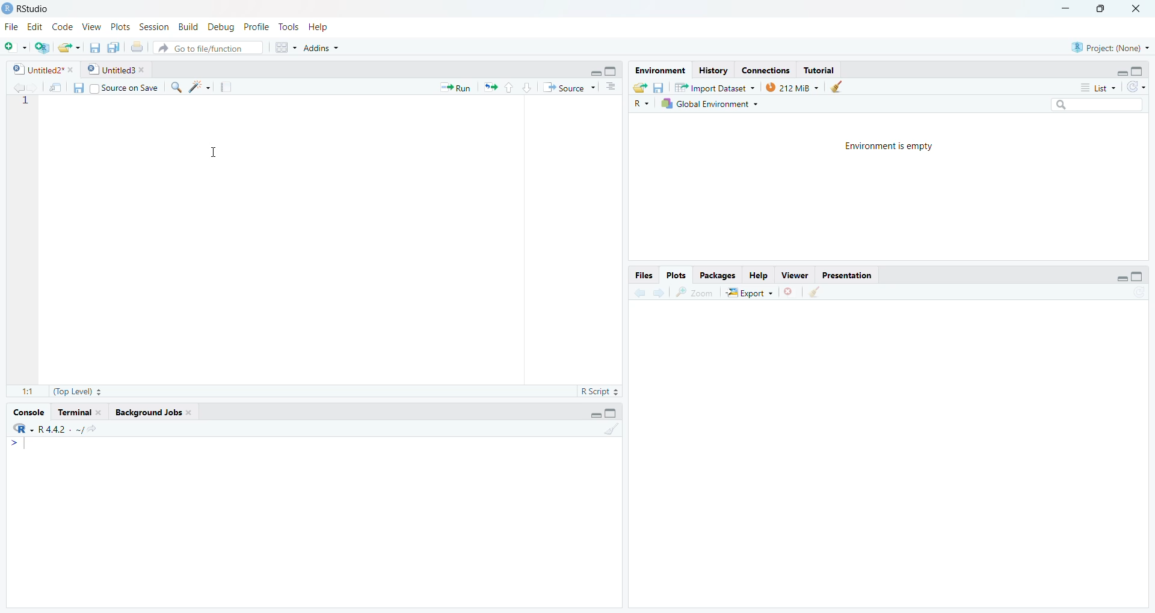  Describe the element at coordinates (756, 275) in the screenshot. I see `help` at that location.